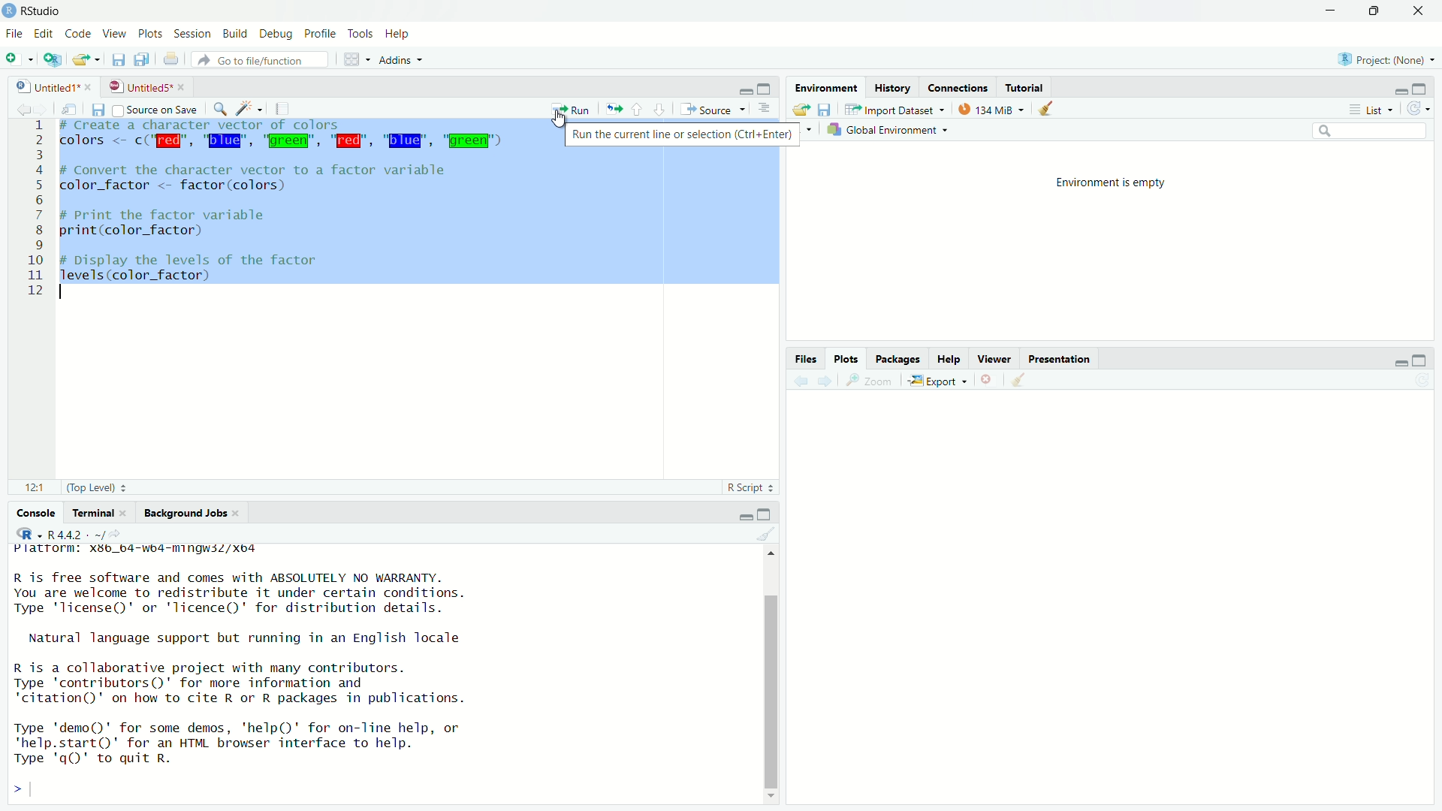 This screenshot has width=1442, height=811. What do you see at coordinates (268, 178) in the screenshot?
I see `# Convert the character vector to a factor variable
color_factor <- factor (colors)` at bounding box center [268, 178].